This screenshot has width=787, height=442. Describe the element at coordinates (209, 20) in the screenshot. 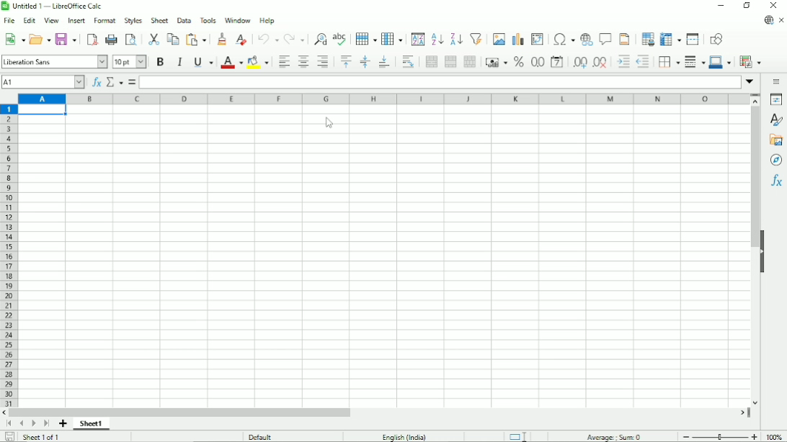

I see `Tools` at that location.